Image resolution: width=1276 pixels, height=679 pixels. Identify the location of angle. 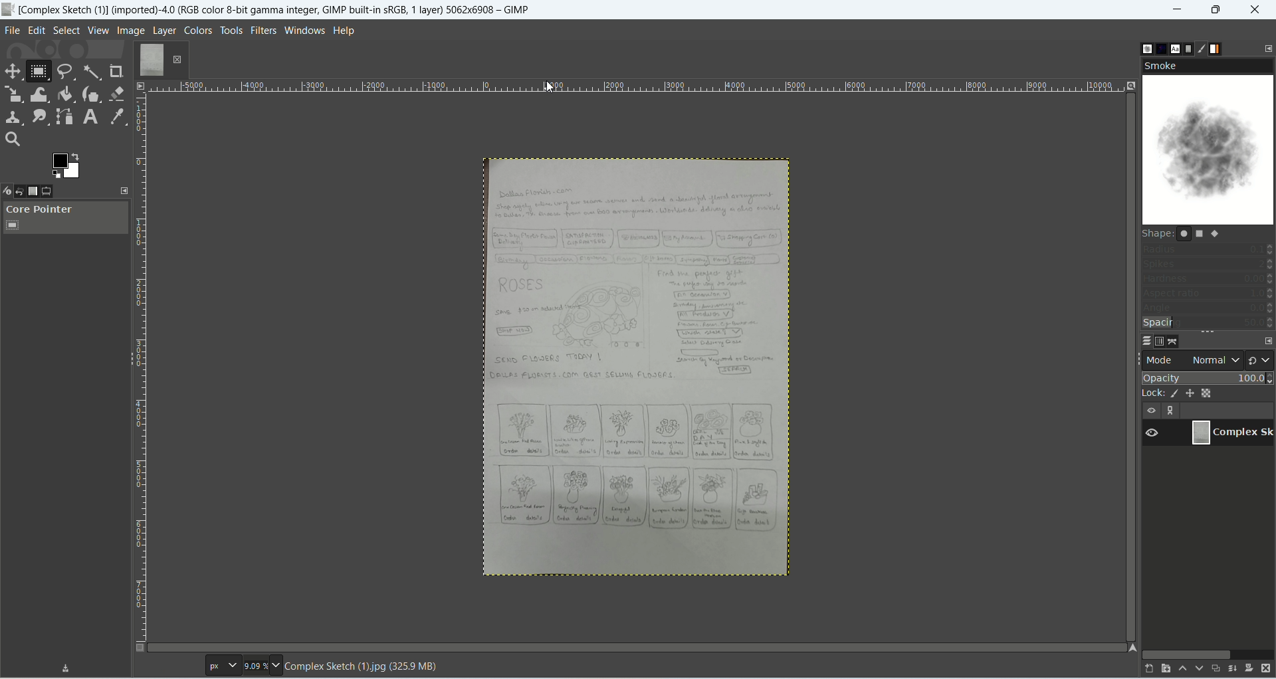
(1208, 307).